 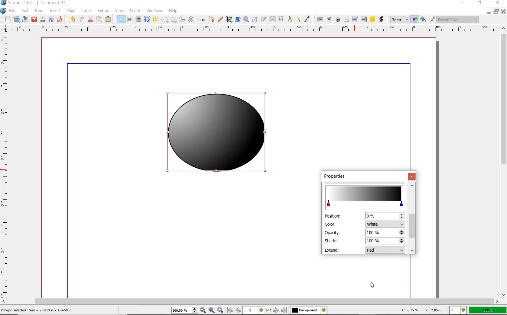 What do you see at coordinates (355, 19) in the screenshot?
I see `PDF COMBO BOX` at bounding box center [355, 19].